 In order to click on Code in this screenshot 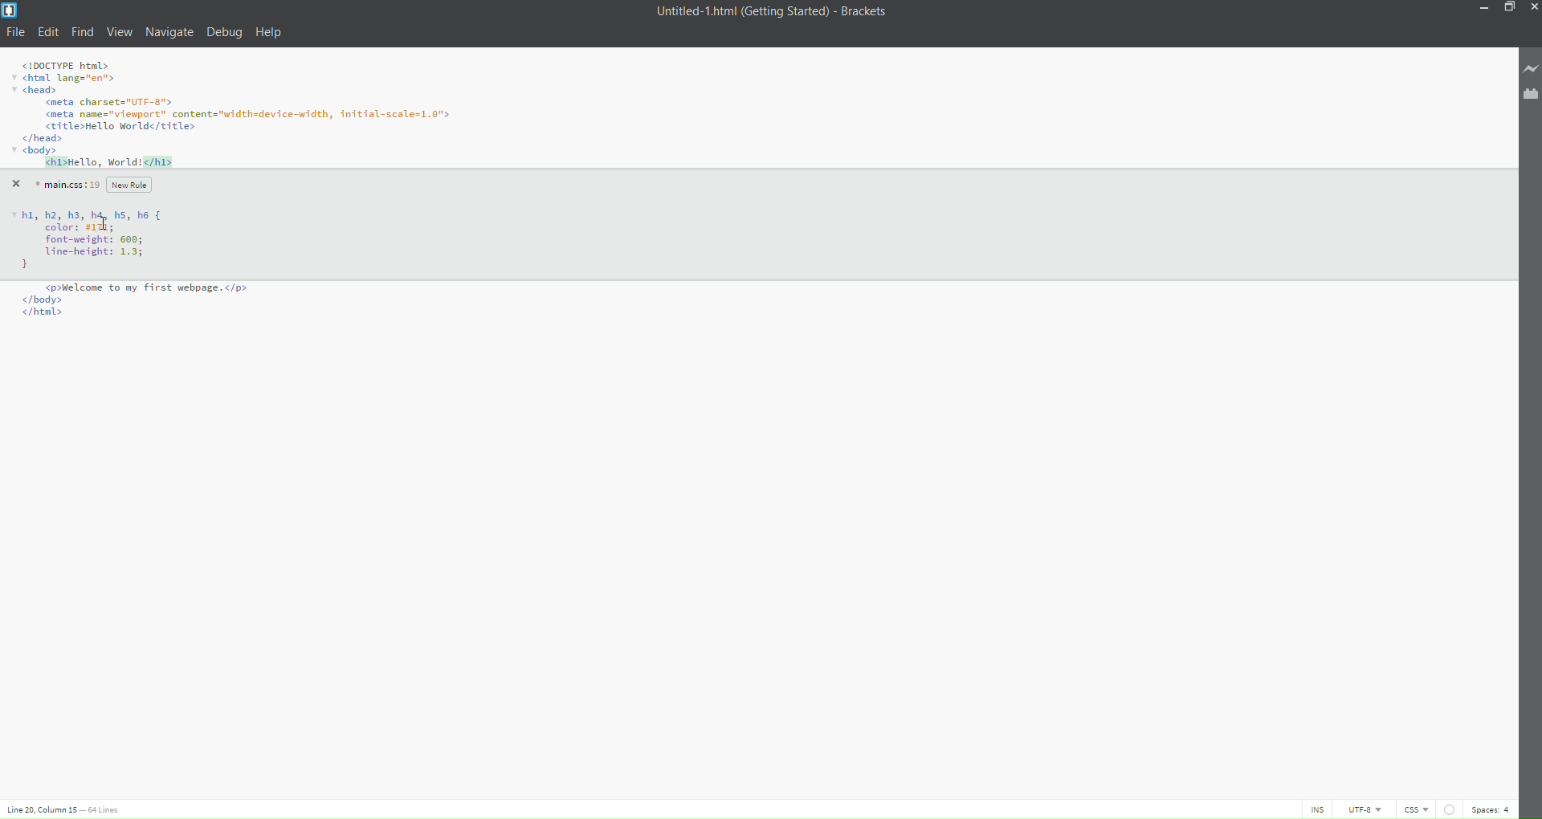, I will do `click(131, 307)`.